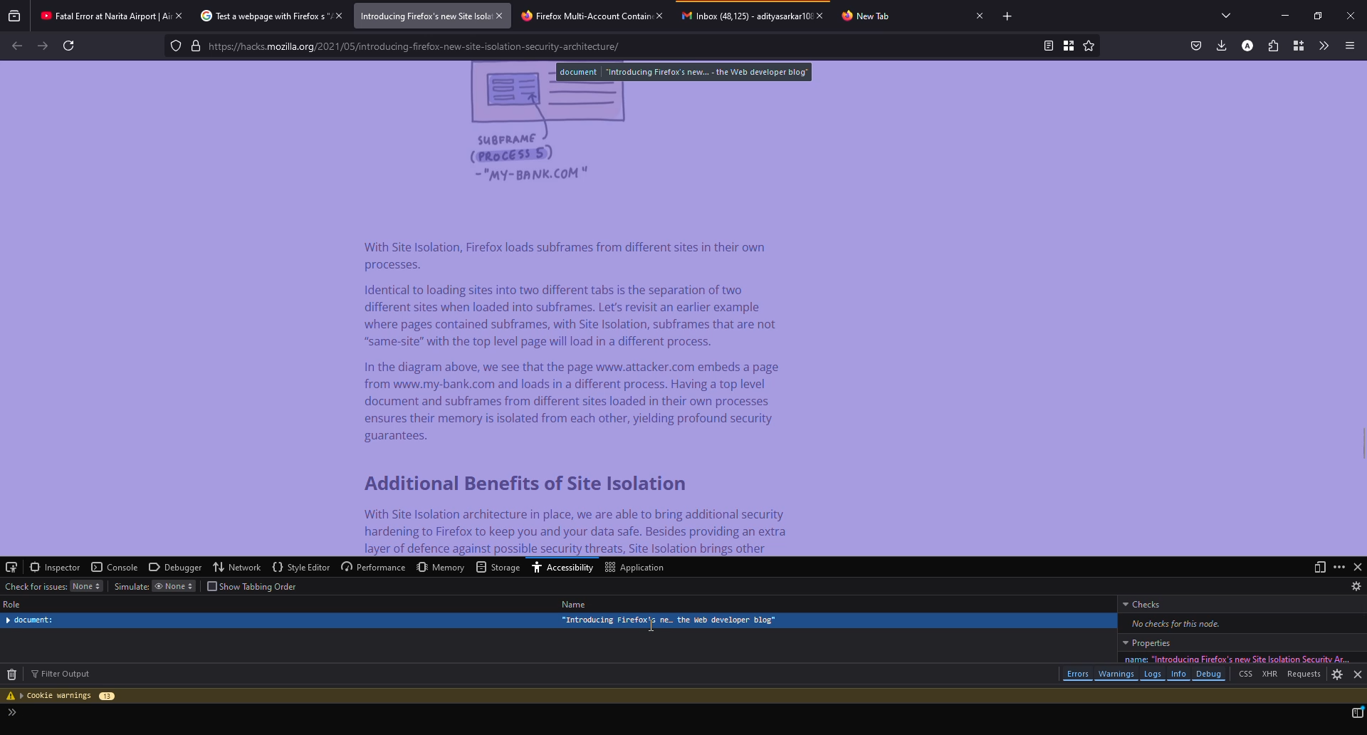 The image size is (1367, 735). Describe the element at coordinates (86, 586) in the screenshot. I see `none` at that location.